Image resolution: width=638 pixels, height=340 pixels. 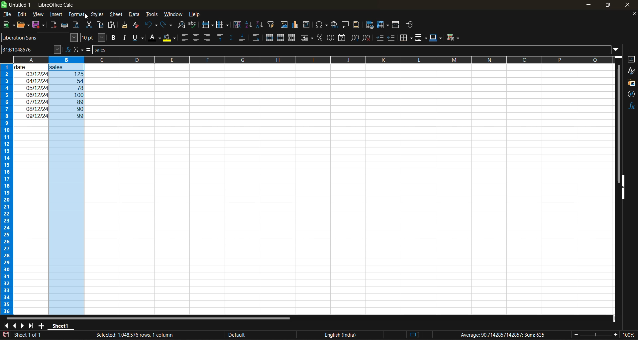 I want to click on insert hyperlink, so click(x=335, y=25).